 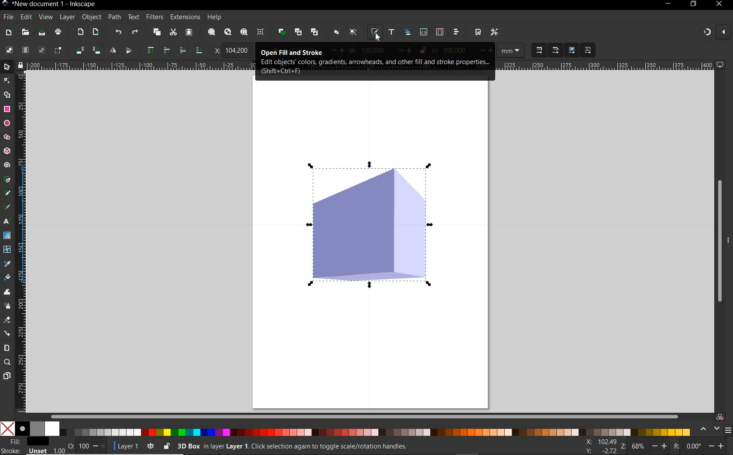 I want to click on OBJECT ROTATE, so click(x=95, y=49).